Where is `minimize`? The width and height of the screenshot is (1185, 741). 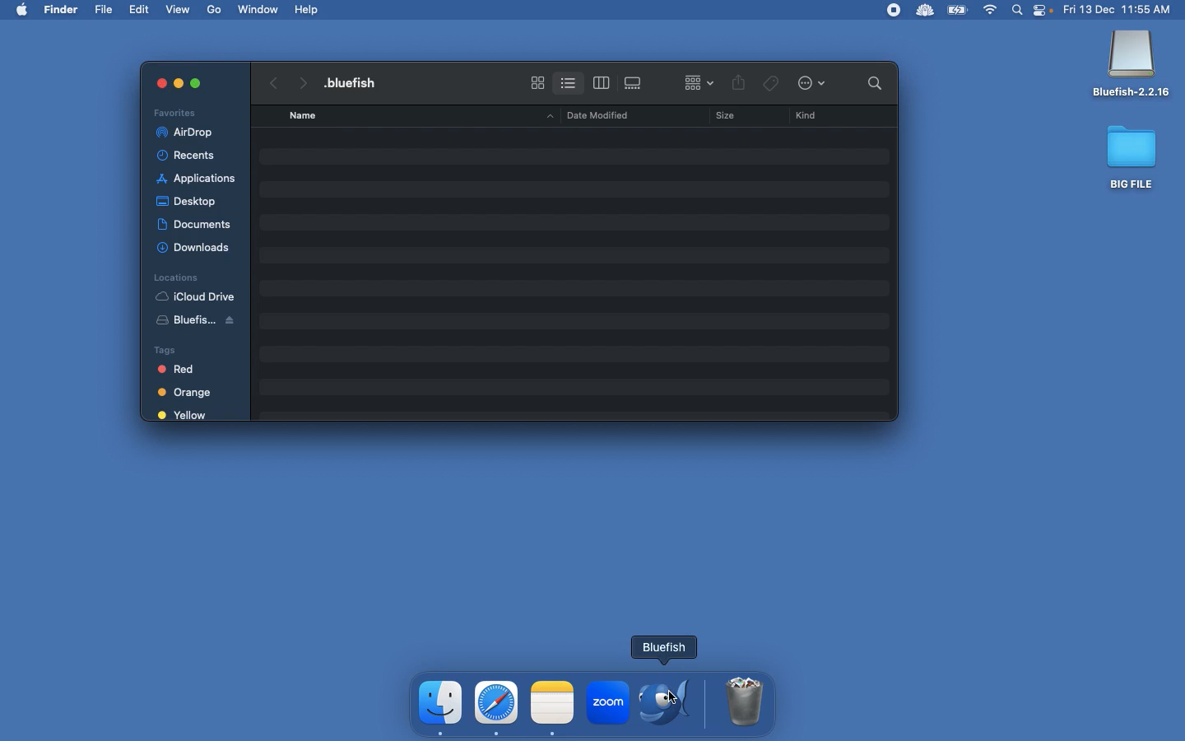
minimize is located at coordinates (178, 86).